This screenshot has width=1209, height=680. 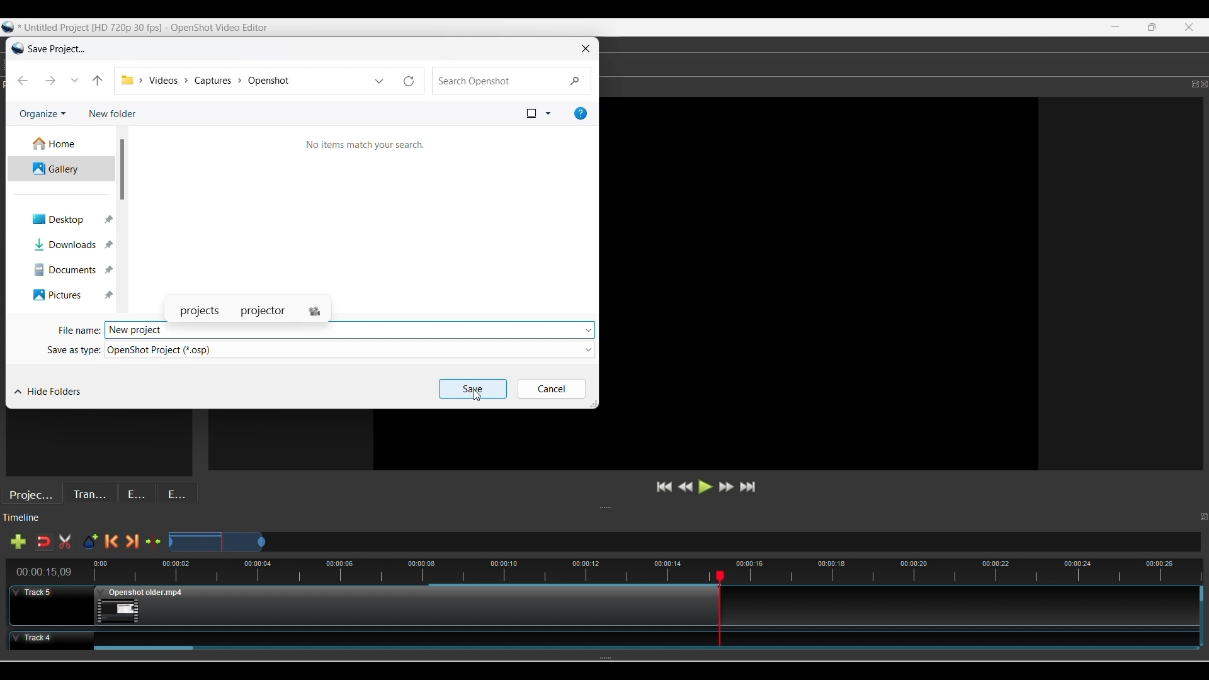 What do you see at coordinates (8, 30) in the screenshot?
I see `logo` at bounding box center [8, 30].